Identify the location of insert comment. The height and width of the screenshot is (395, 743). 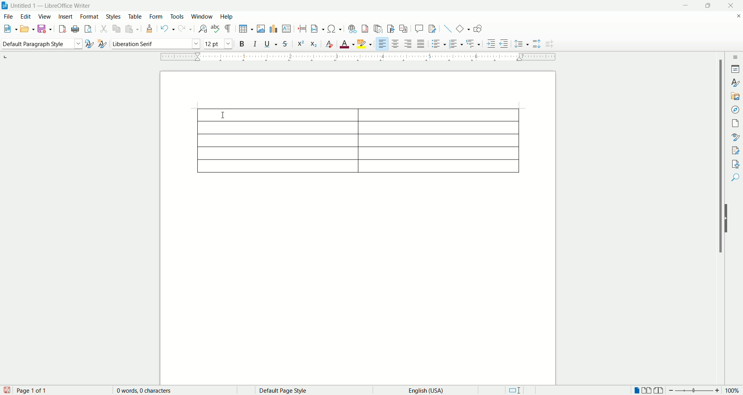
(421, 28).